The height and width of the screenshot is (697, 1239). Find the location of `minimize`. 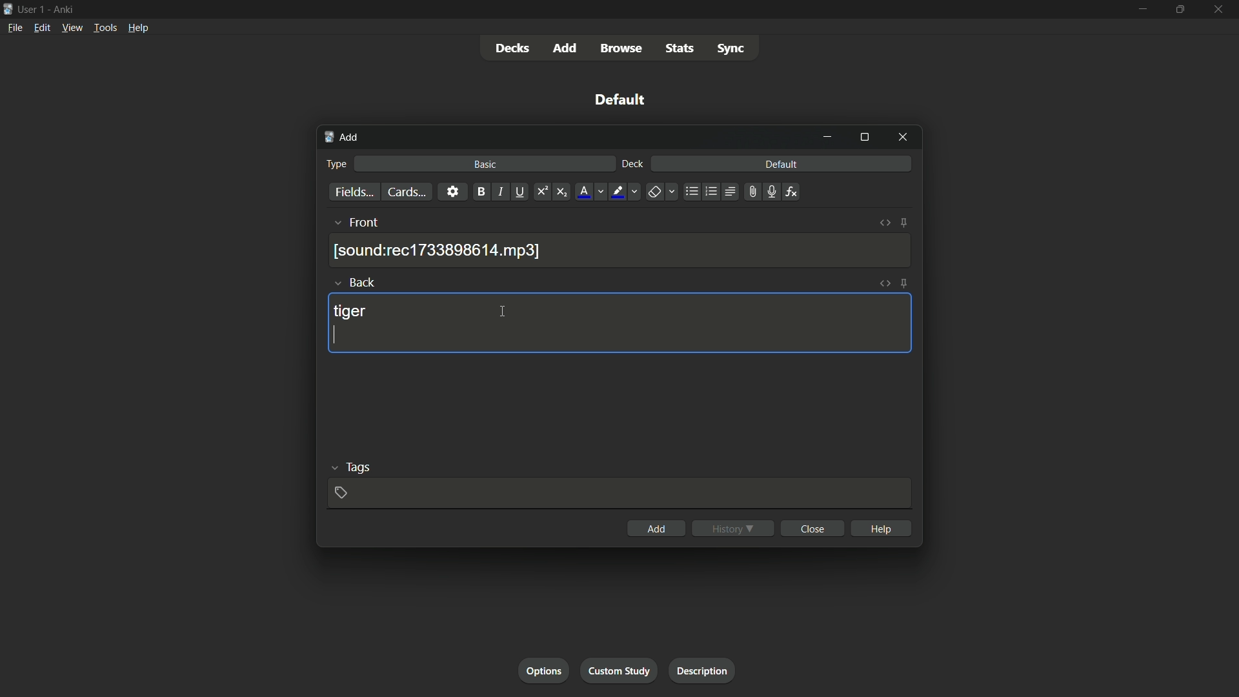

minimize is located at coordinates (1142, 9).